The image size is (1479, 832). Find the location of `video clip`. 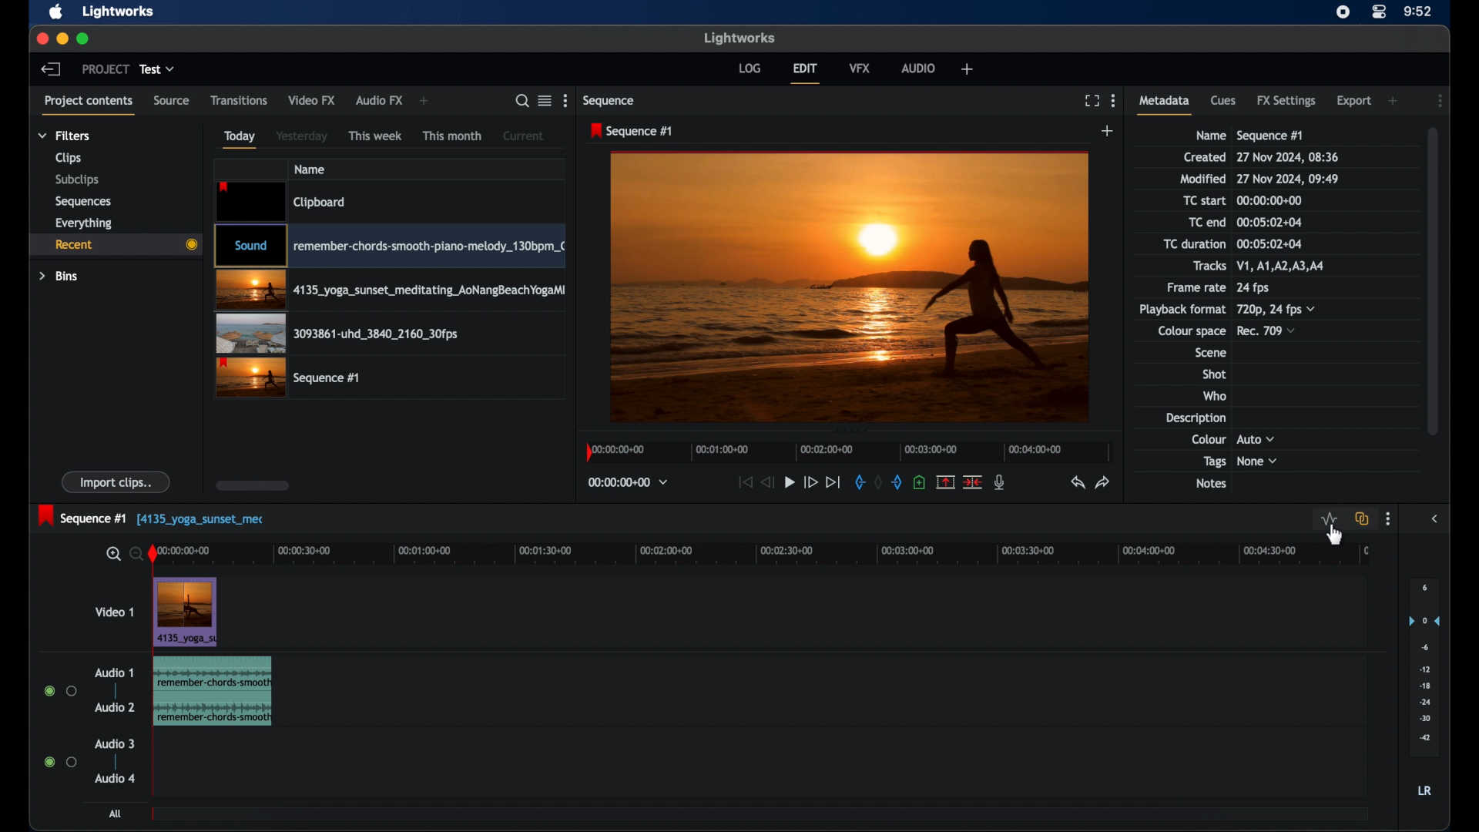

video clip is located at coordinates (283, 201).